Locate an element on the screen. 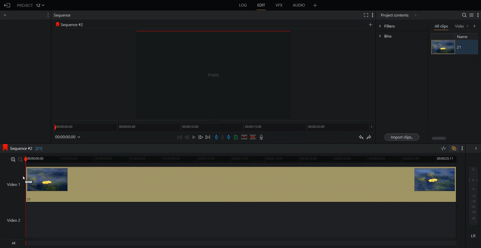  Show Setting Menu is located at coordinates (462, 149).